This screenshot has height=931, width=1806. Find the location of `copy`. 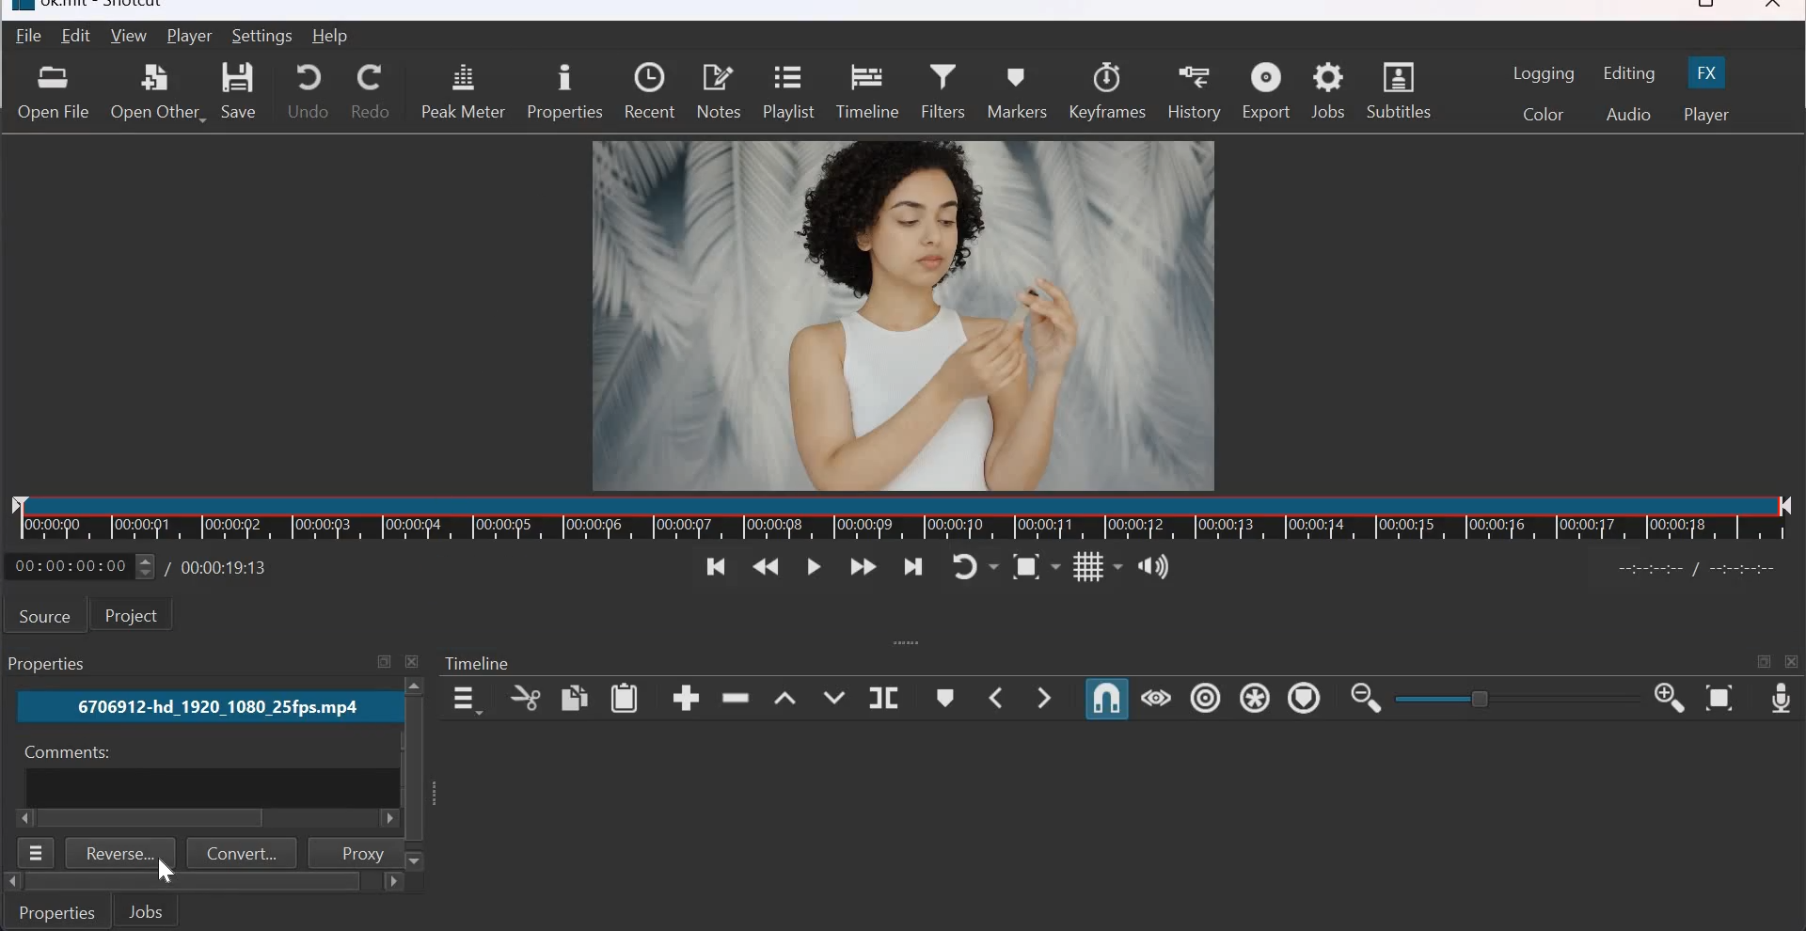

copy is located at coordinates (574, 697).